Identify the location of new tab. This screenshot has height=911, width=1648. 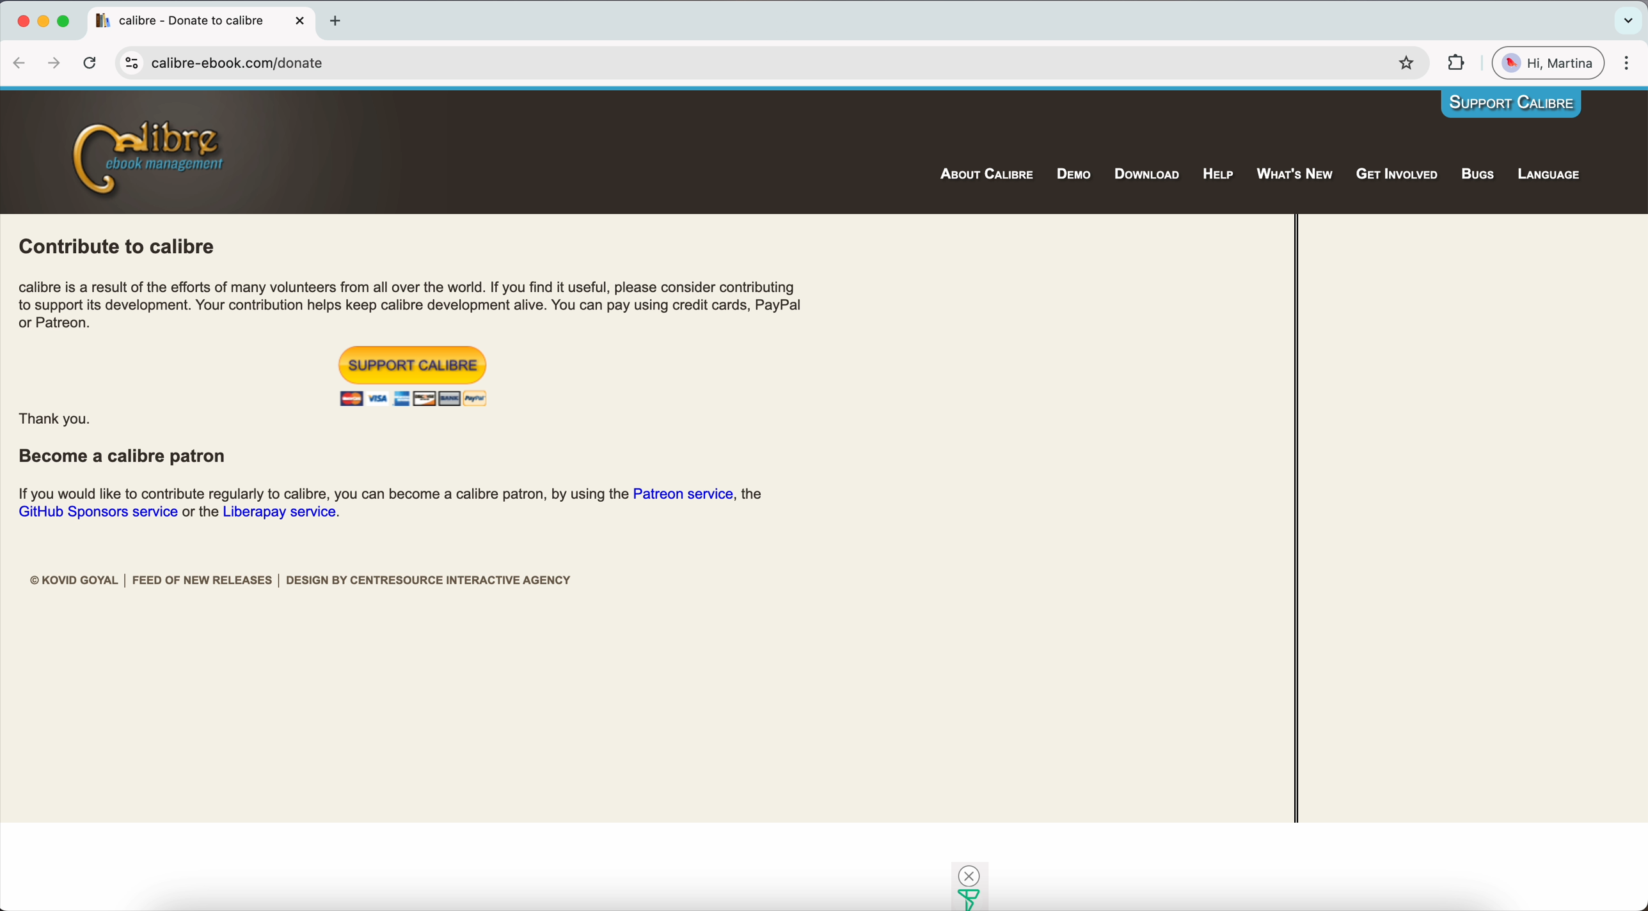
(337, 20).